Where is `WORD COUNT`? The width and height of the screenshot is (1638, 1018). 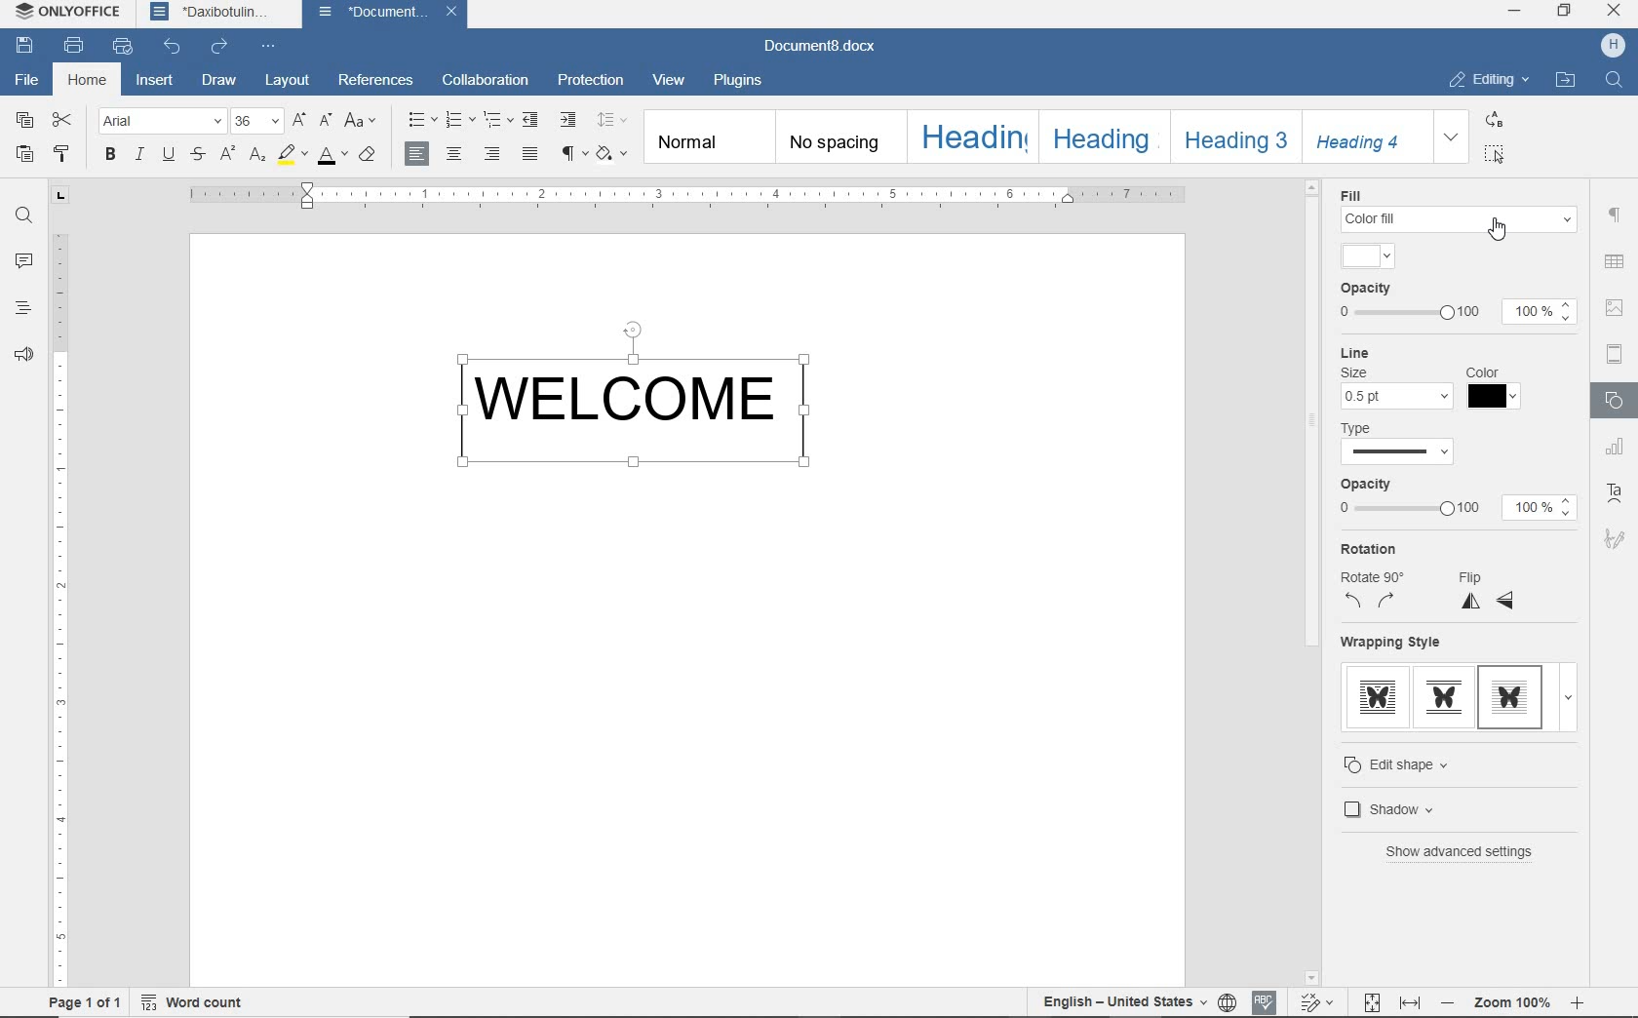
WORD COUNT is located at coordinates (194, 1001).